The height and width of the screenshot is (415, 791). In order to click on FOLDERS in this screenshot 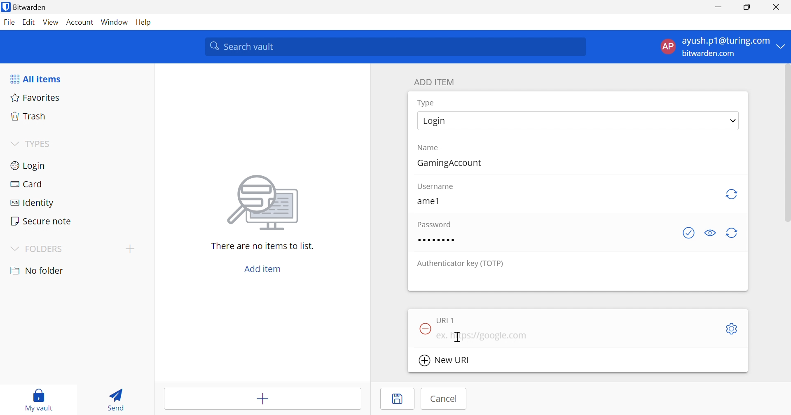, I will do `click(45, 249)`.